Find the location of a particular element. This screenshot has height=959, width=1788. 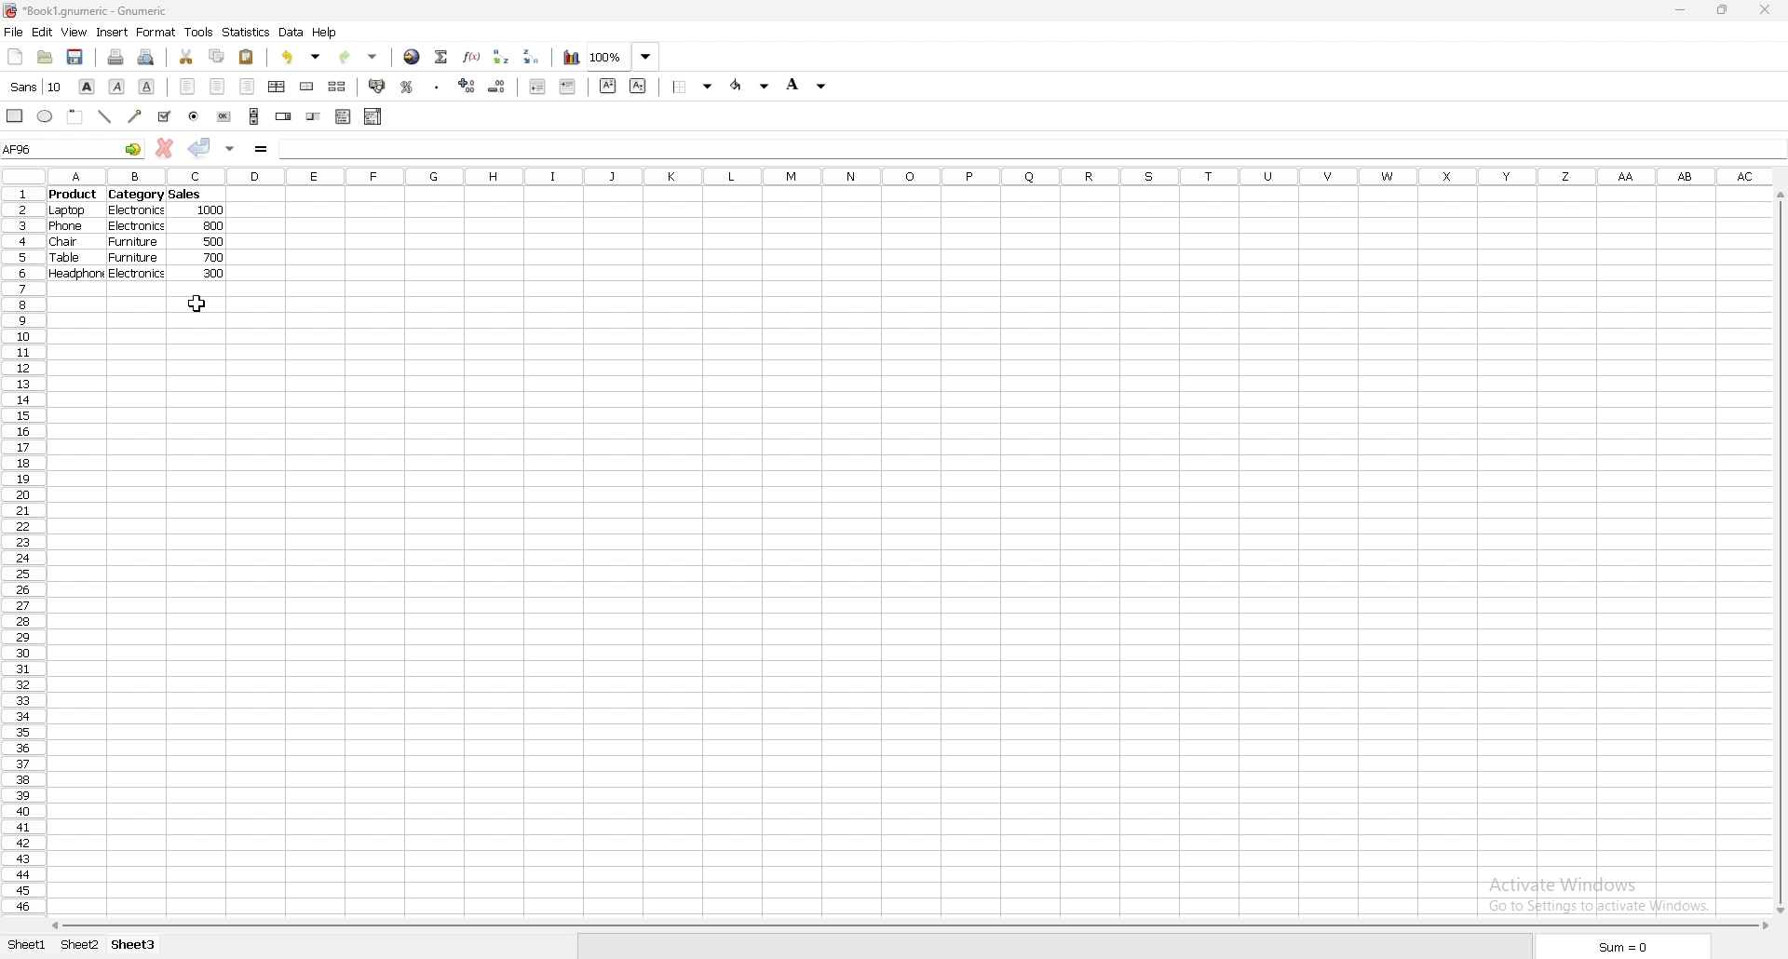

sort ascending is located at coordinates (502, 56).